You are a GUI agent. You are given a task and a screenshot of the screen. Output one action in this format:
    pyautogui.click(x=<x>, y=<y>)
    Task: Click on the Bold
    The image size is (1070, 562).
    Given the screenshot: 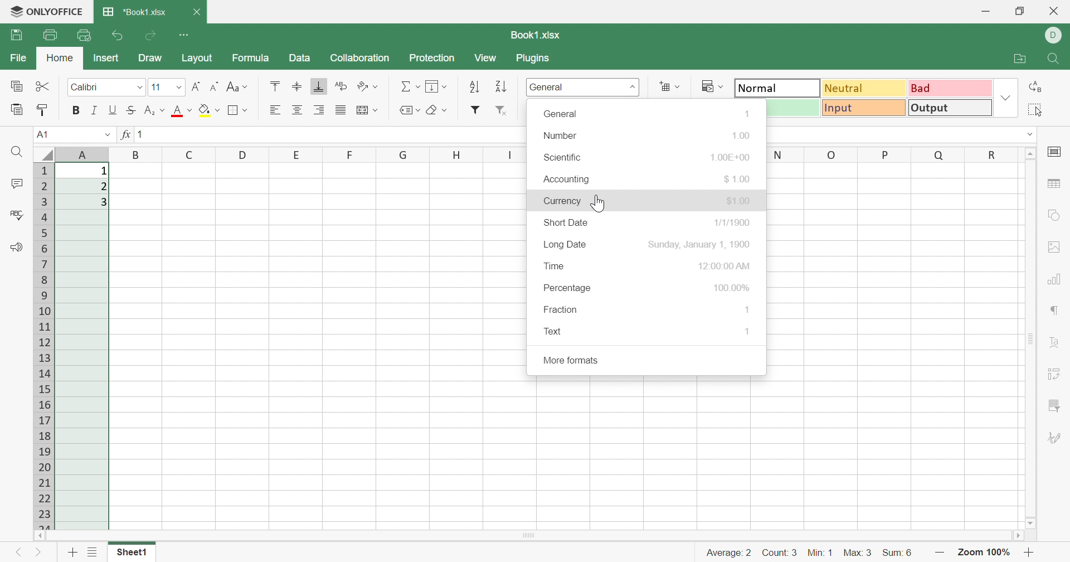 What is the action you would take?
    pyautogui.click(x=76, y=110)
    